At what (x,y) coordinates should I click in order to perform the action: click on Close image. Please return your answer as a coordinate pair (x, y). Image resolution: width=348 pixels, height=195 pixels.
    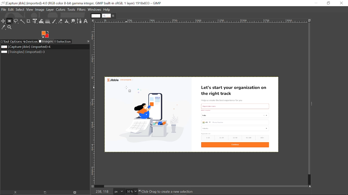
    Looking at the image, I should click on (76, 192).